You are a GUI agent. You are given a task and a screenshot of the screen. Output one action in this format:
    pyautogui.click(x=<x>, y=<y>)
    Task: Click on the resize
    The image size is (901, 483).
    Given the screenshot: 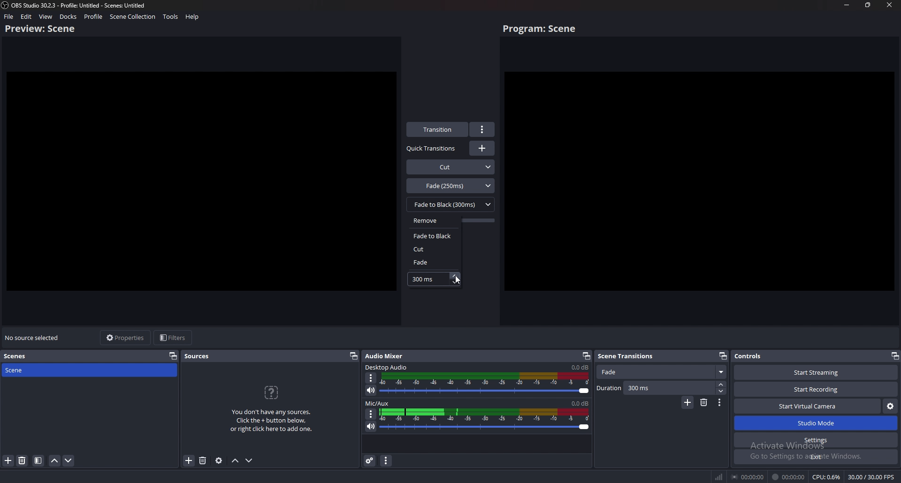 What is the action you would take?
    pyautogui.click(x=868, y=5)
    